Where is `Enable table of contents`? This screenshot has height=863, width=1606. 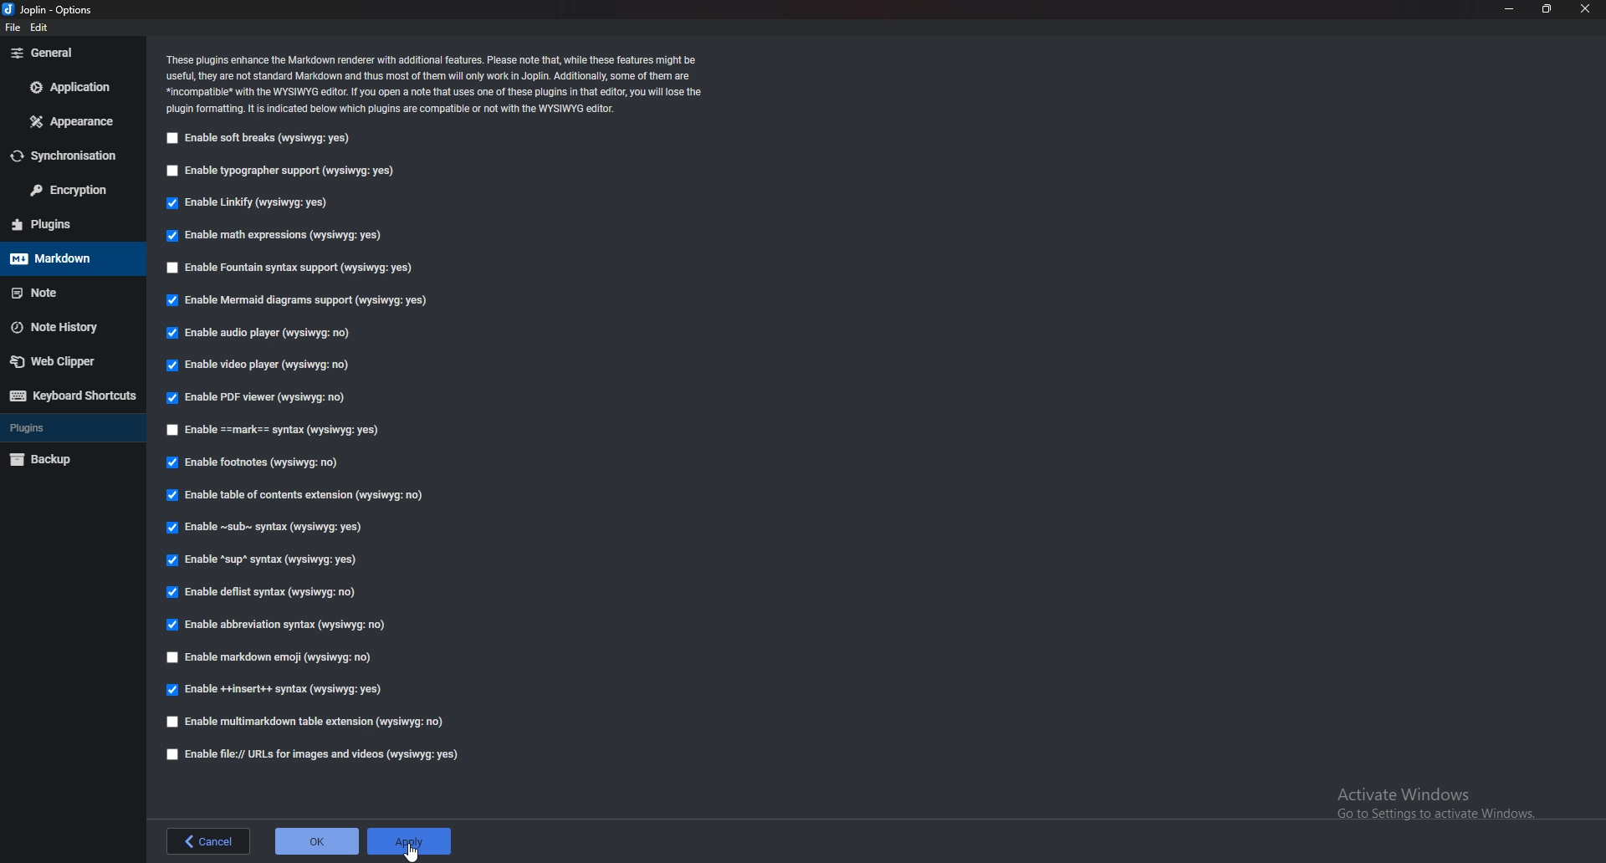 Enable table of contents is located at coordinates (299, 494).